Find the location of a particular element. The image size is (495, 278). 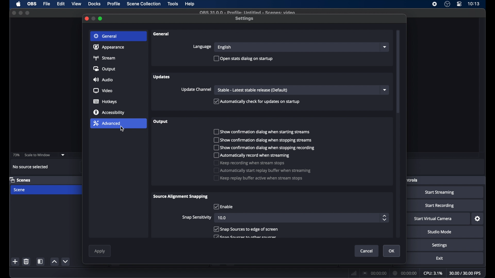

exit is located at coordinates (440, 258).